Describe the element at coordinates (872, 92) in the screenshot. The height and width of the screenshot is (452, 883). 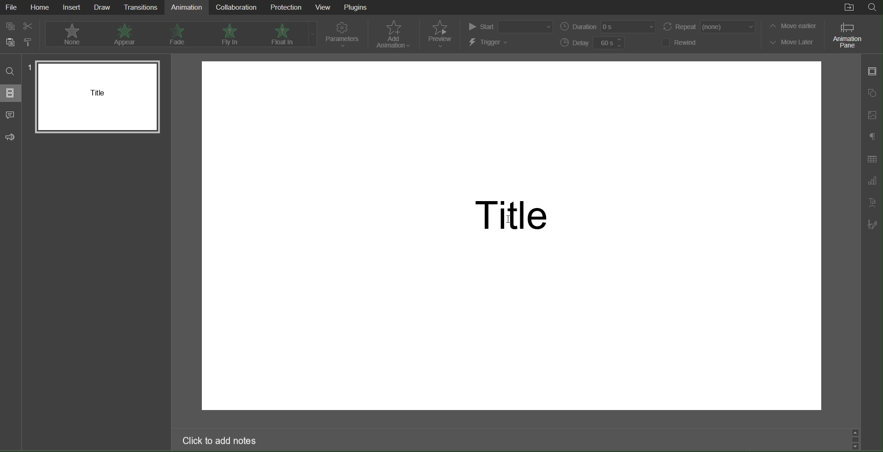
I see `Shape Settings` at that location.